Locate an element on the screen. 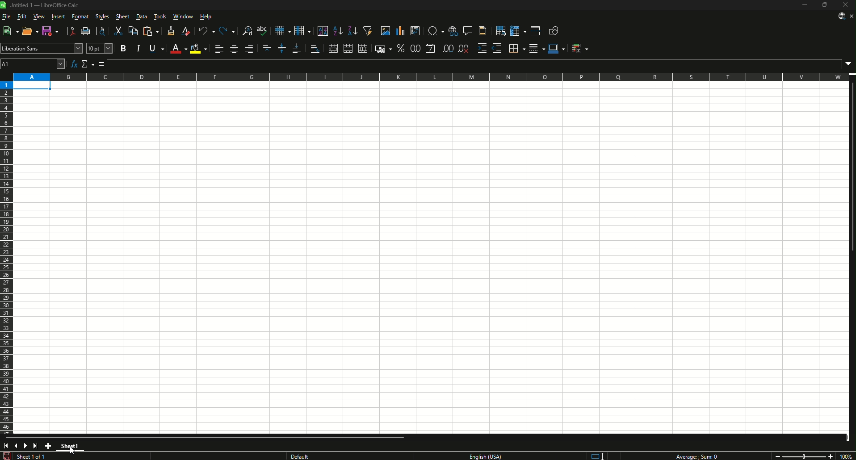 The image size is (856, 460). Data is located at coordinates (141, 16).